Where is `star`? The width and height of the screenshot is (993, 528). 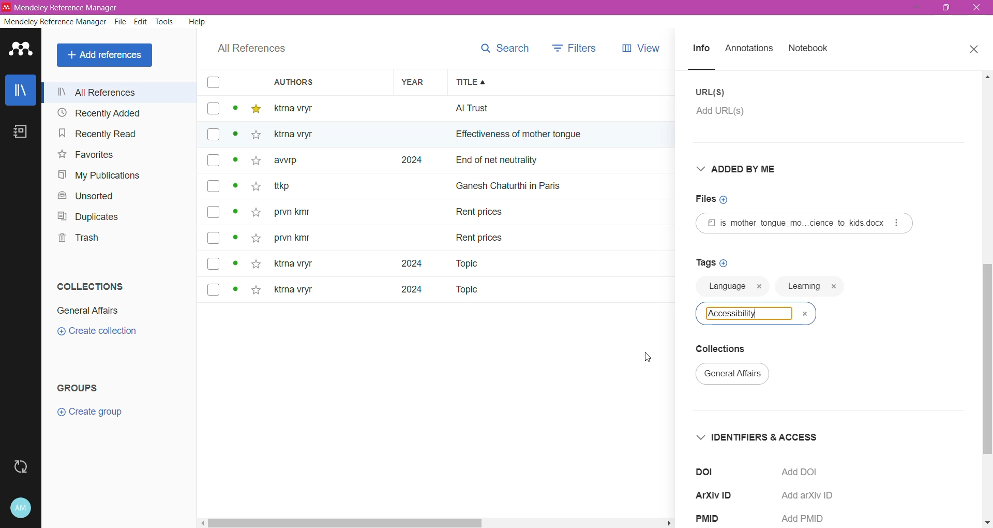 star is located at coordinates (255, 236).